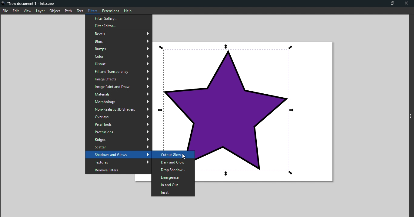 The width and height of the screenshot is (414, 217). What do you see at coordinates (184, 155) in the screenshot?
I see `Cursor` at bounding box center [184, 155].